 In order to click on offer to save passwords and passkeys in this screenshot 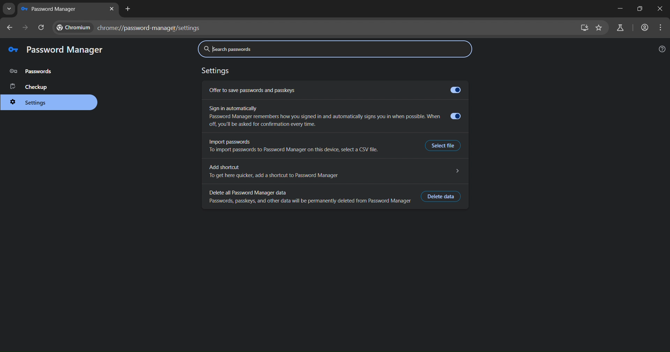, I will do `click(252, 90)`.